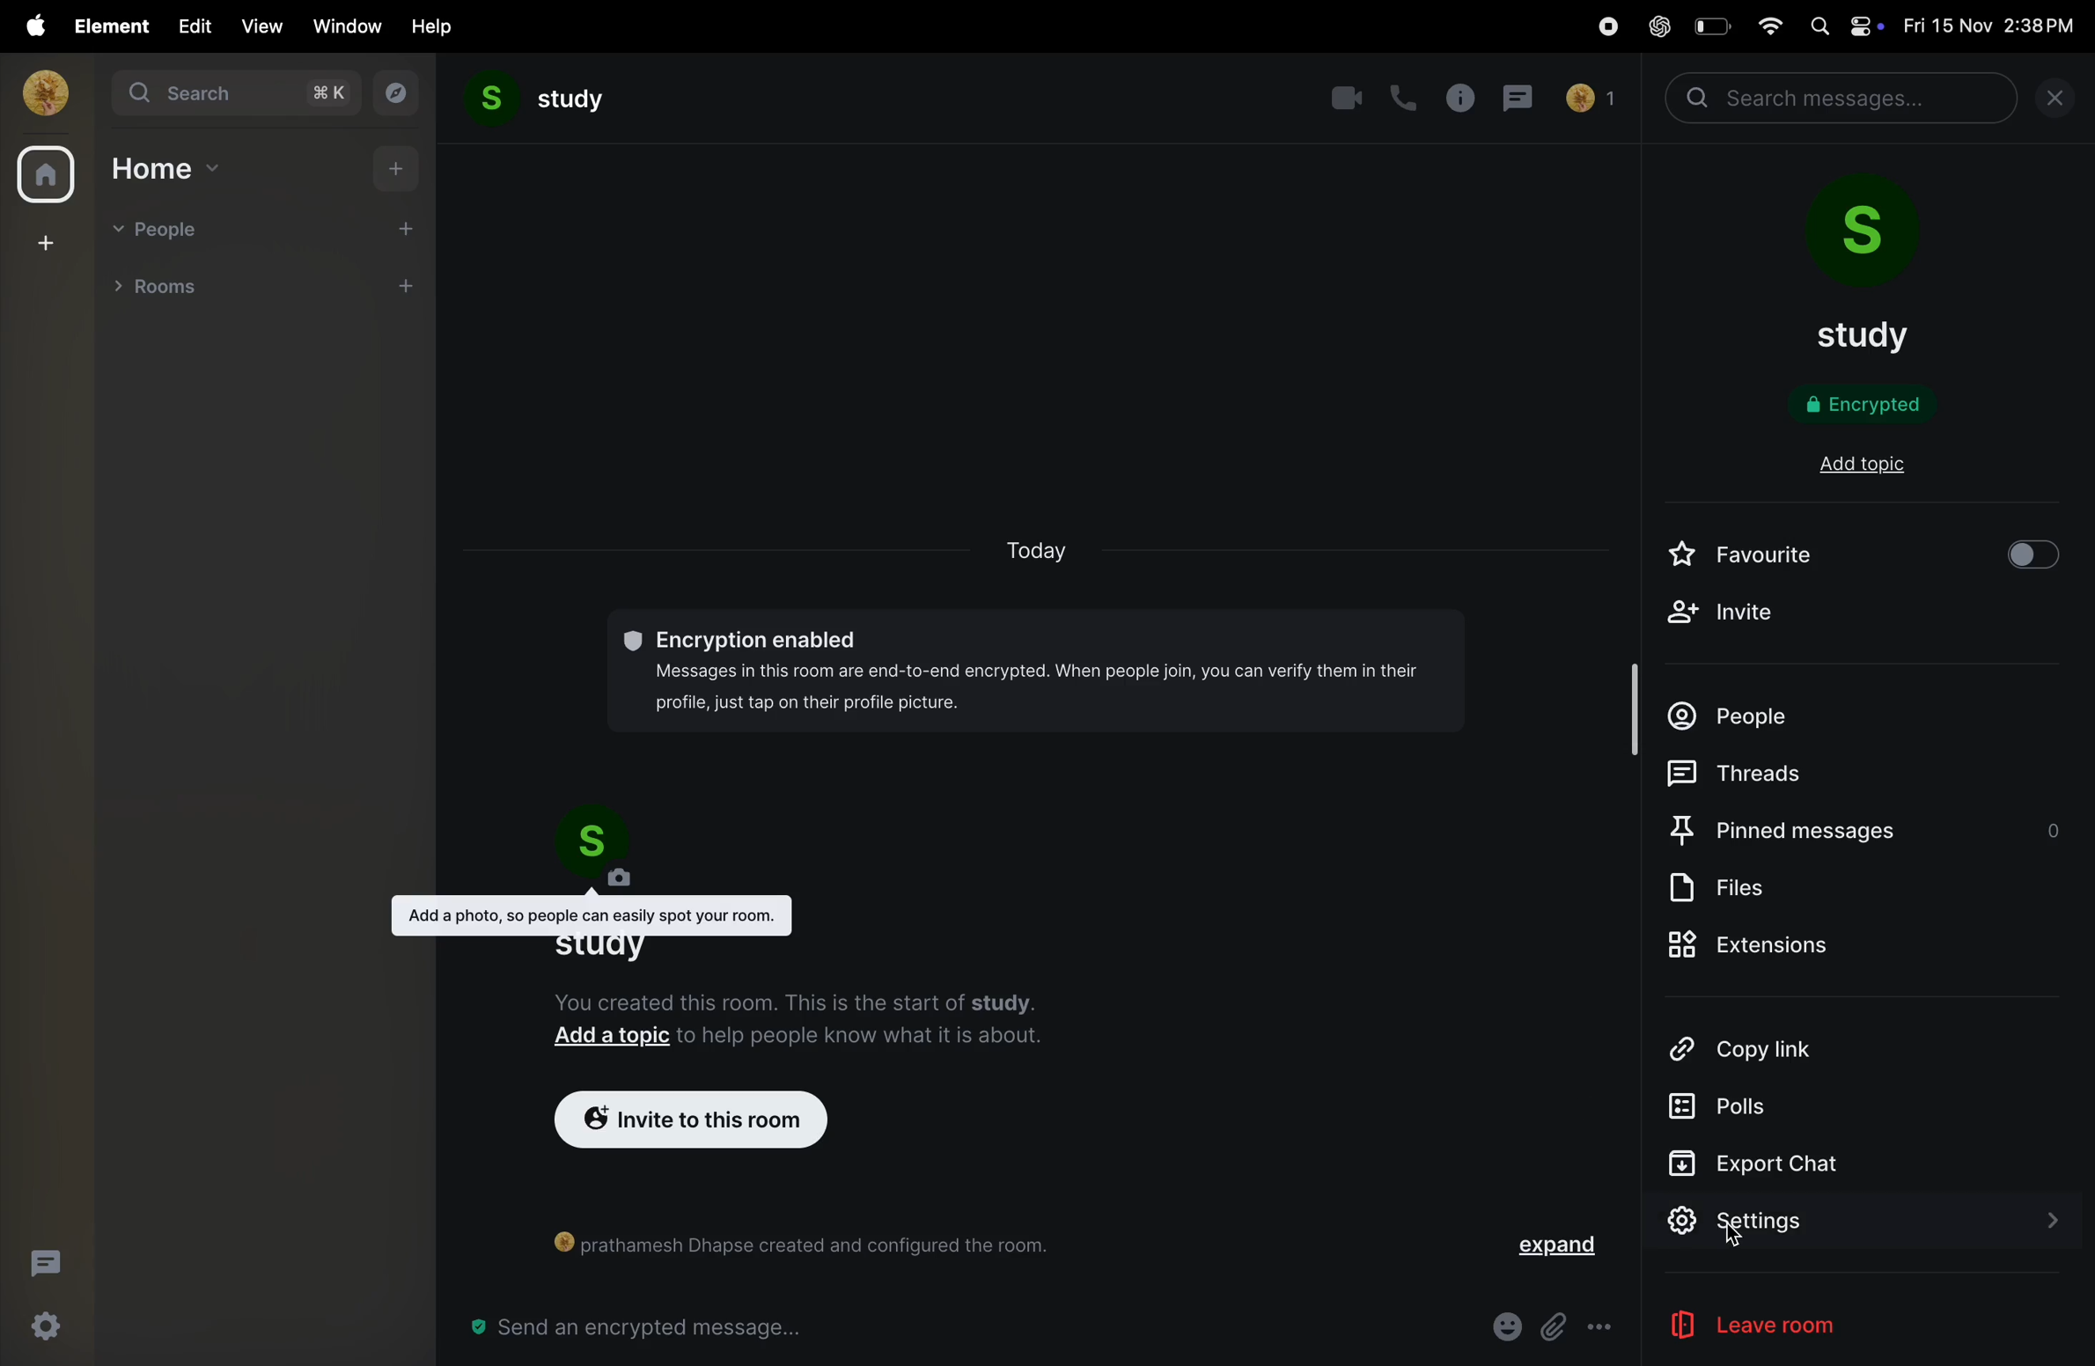  What do you see at coordinates (44, 1260) in the screenshot?
I see `threads ` at bounding box center [44, 1260].